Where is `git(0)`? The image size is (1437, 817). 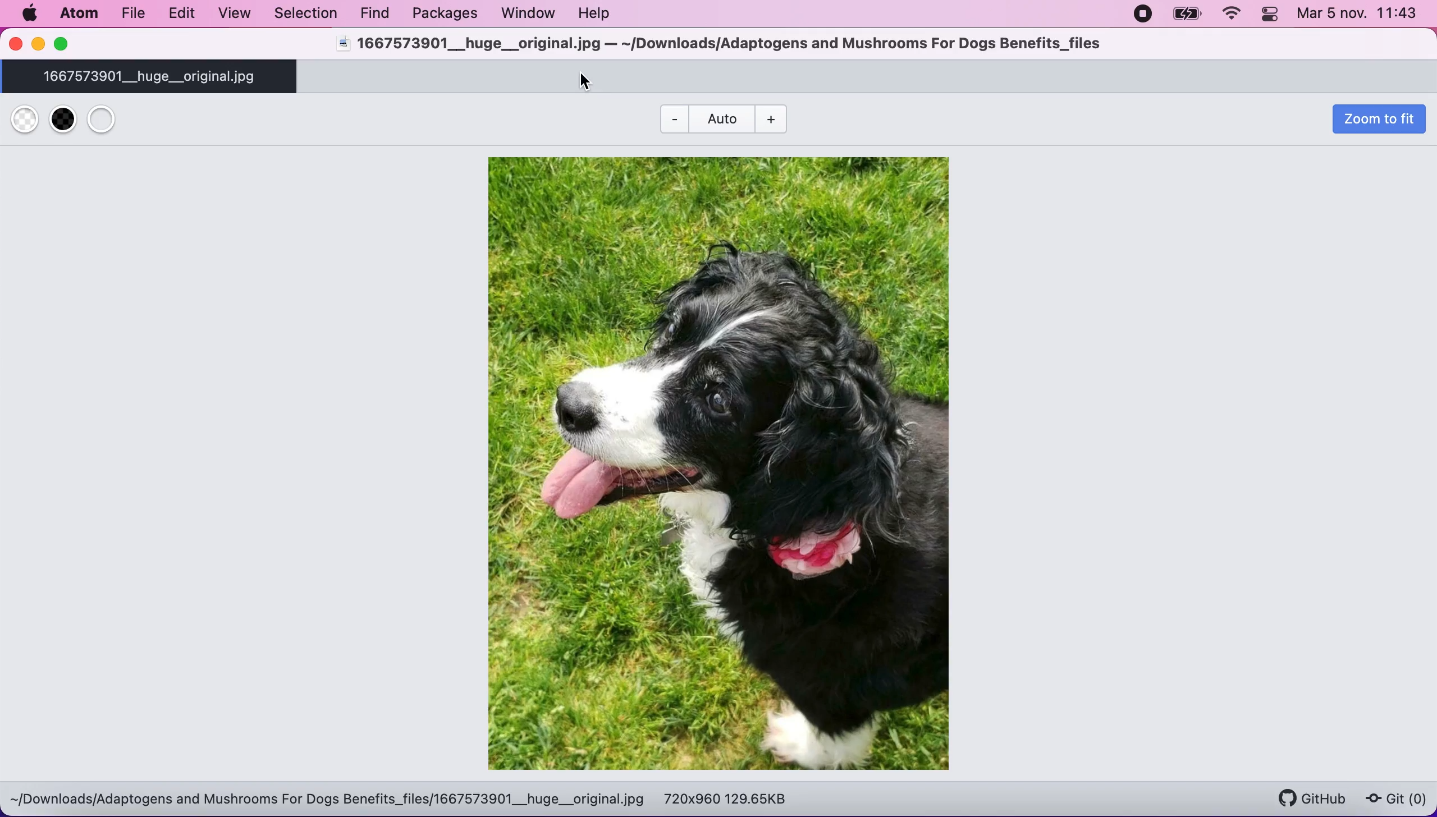 git(0) is located at coordinates (1395, 800).